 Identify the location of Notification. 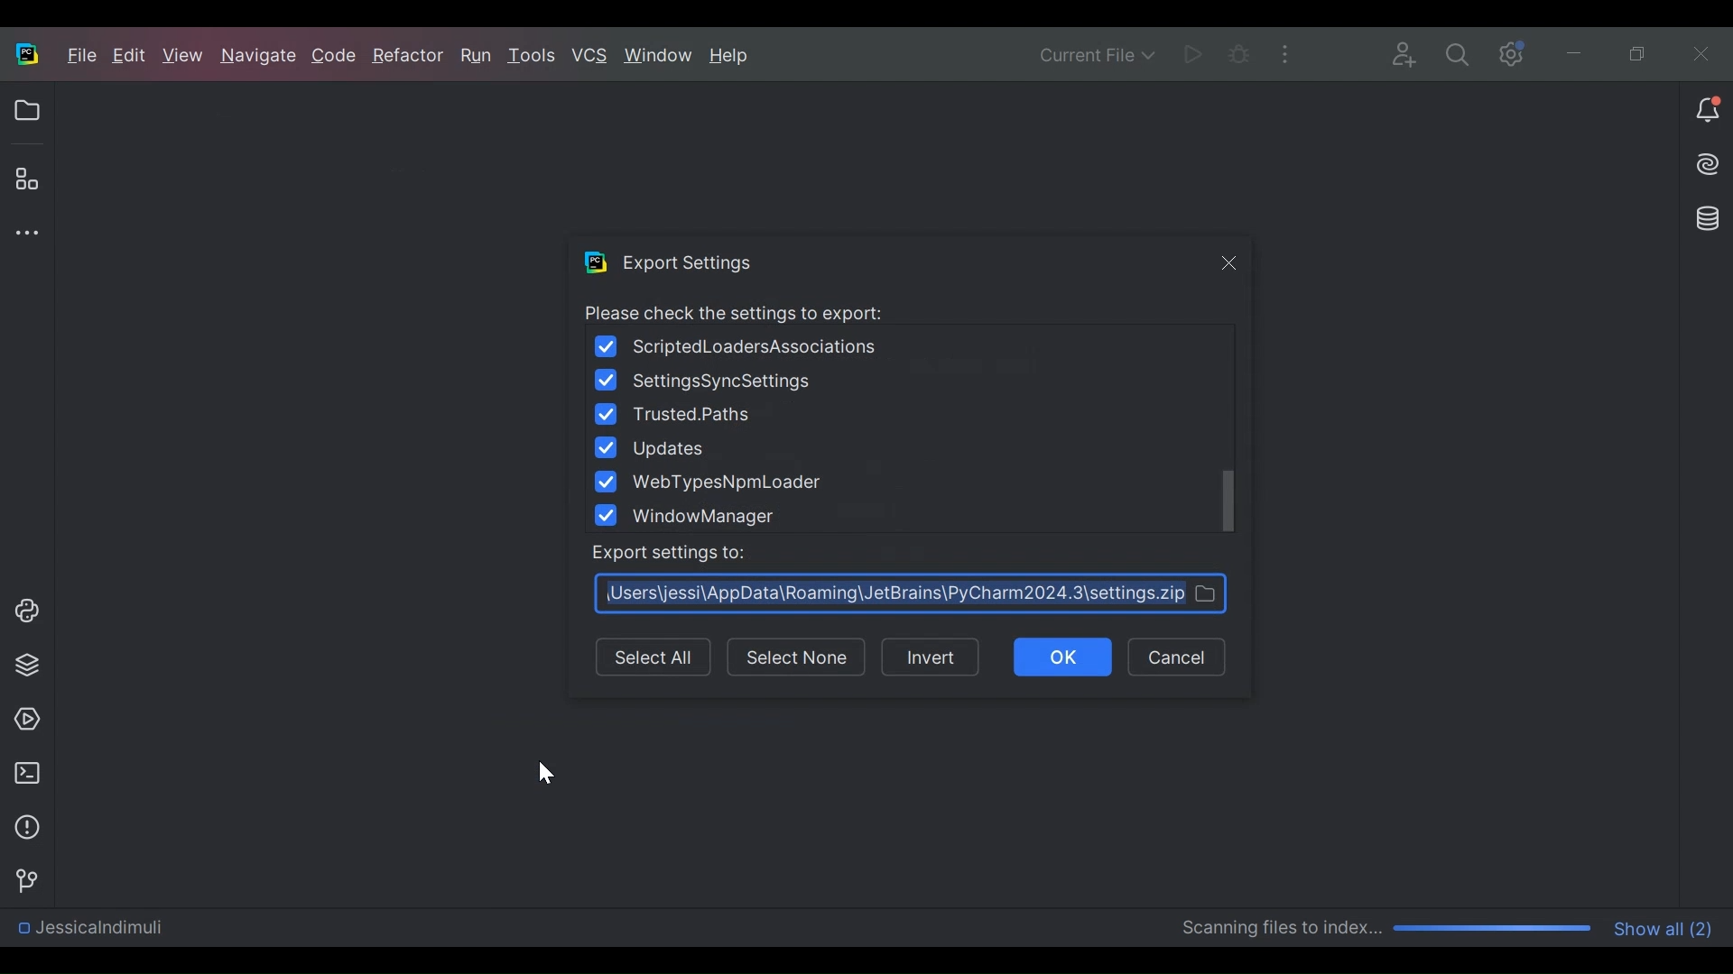
(1707, 110).